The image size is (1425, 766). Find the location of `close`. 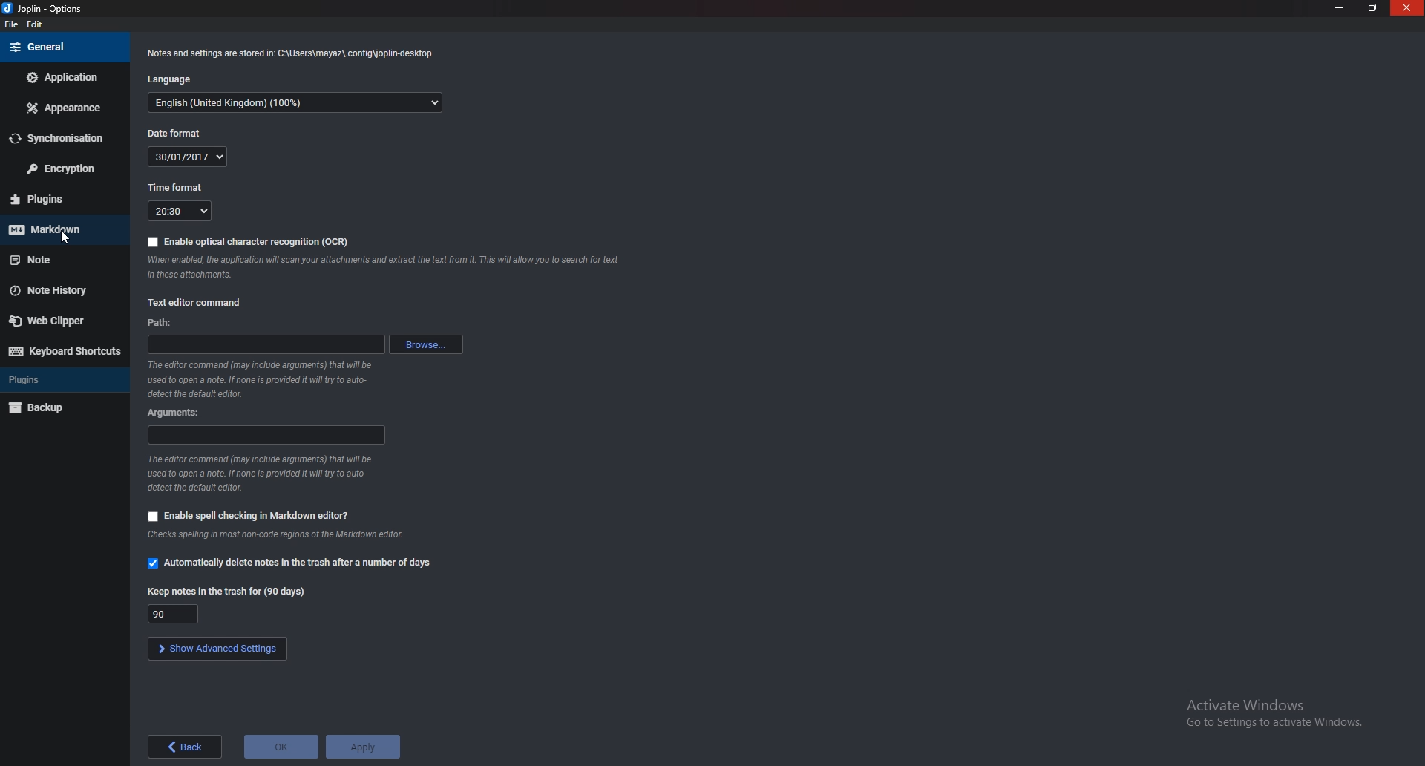

close is located at coordinates (1407, 8).